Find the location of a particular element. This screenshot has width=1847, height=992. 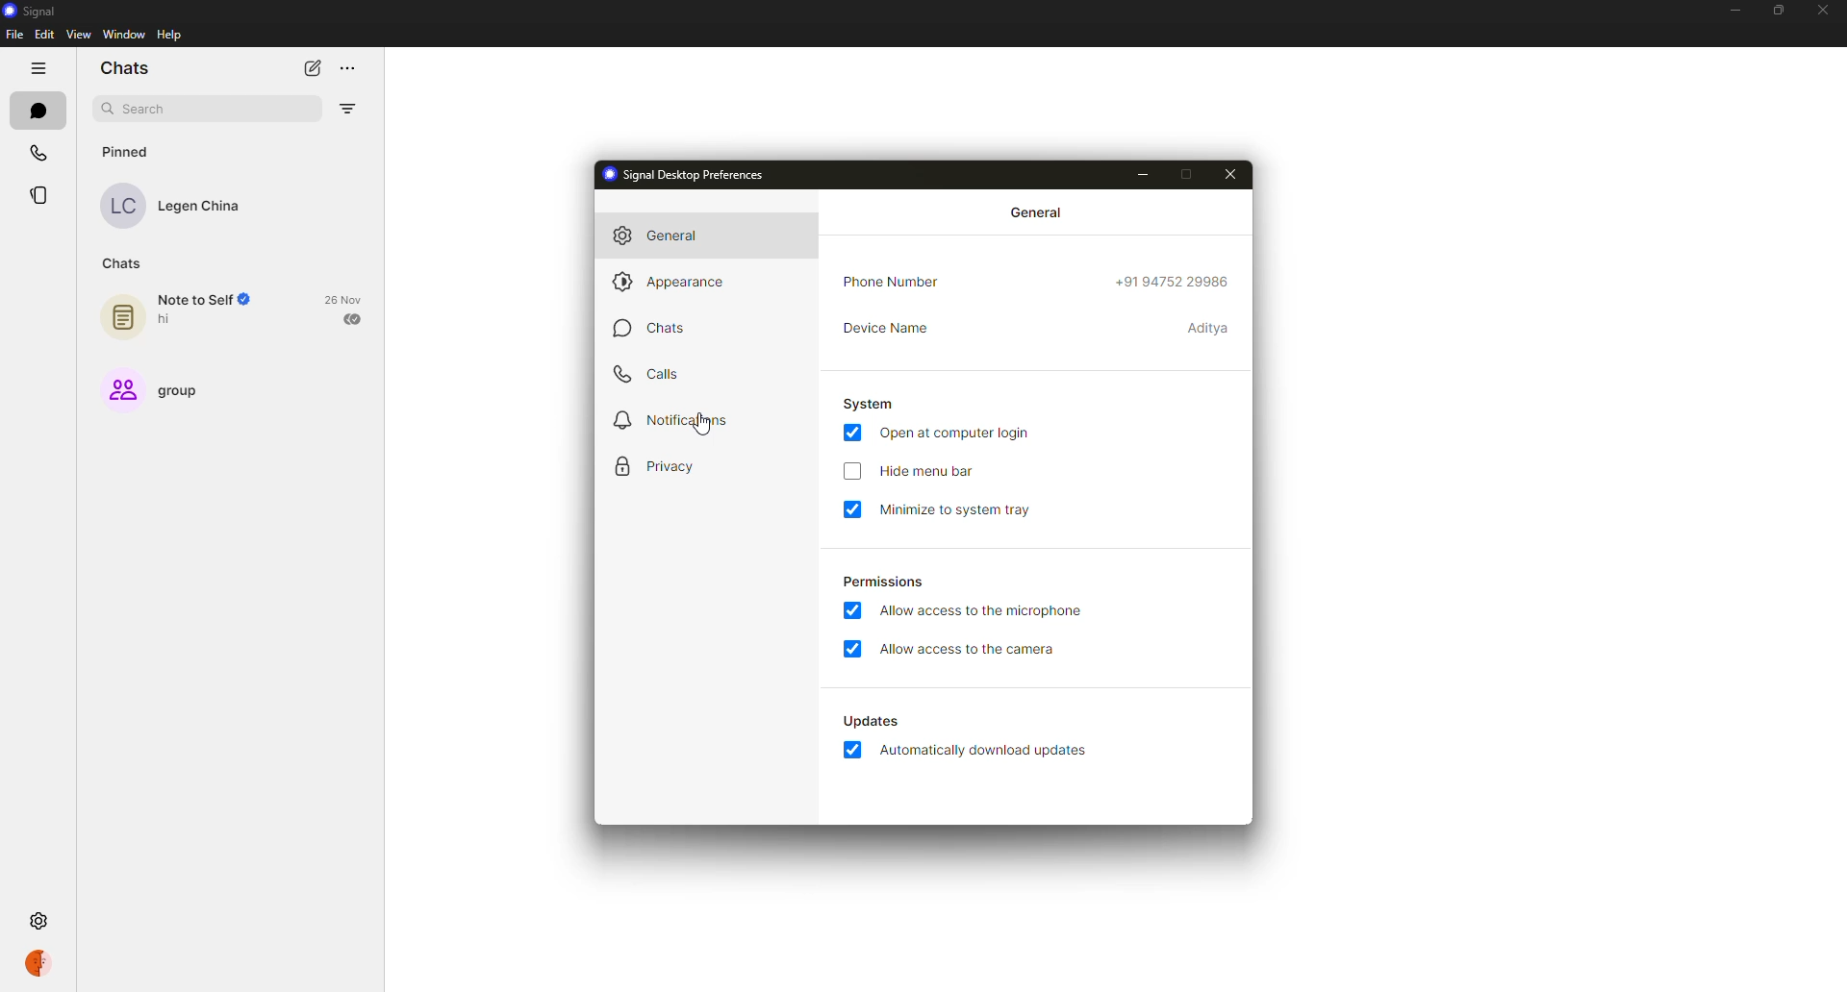

close is located at coordinates (1234, 173).